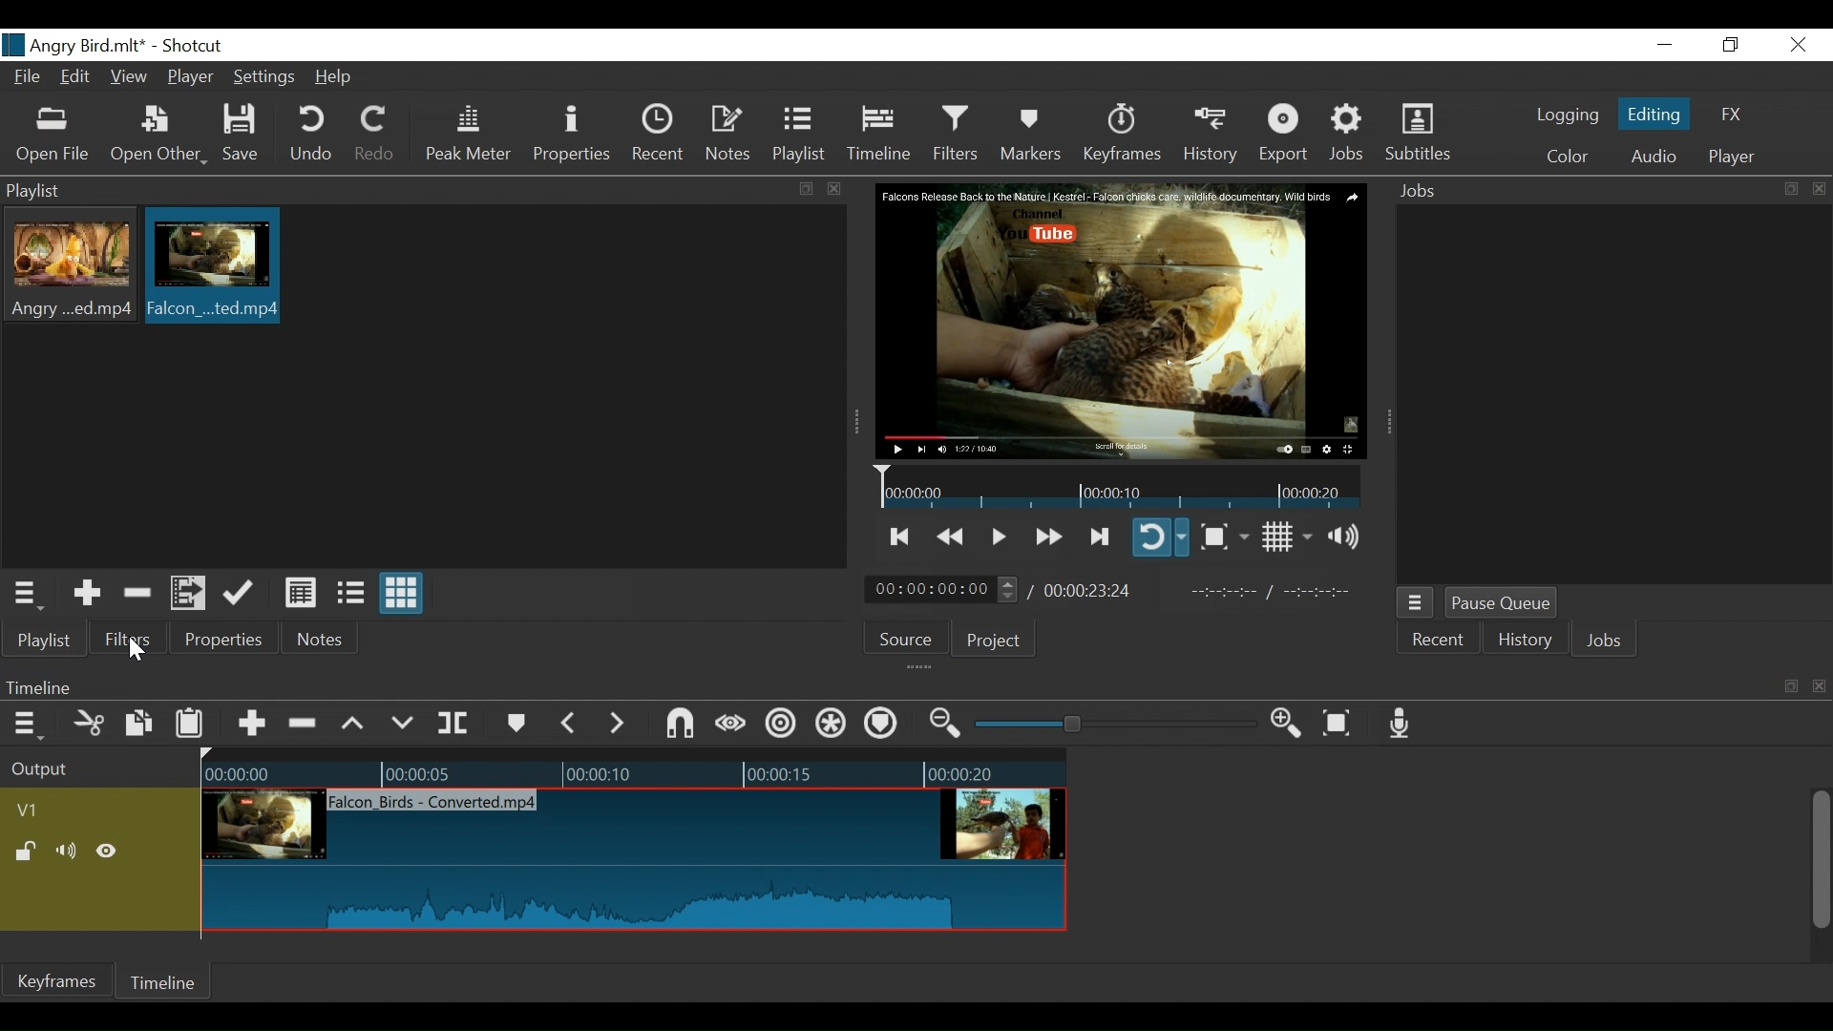  Describe the element at coordinates (136, 647) in the screenshot. I see `Cursor` at that location.